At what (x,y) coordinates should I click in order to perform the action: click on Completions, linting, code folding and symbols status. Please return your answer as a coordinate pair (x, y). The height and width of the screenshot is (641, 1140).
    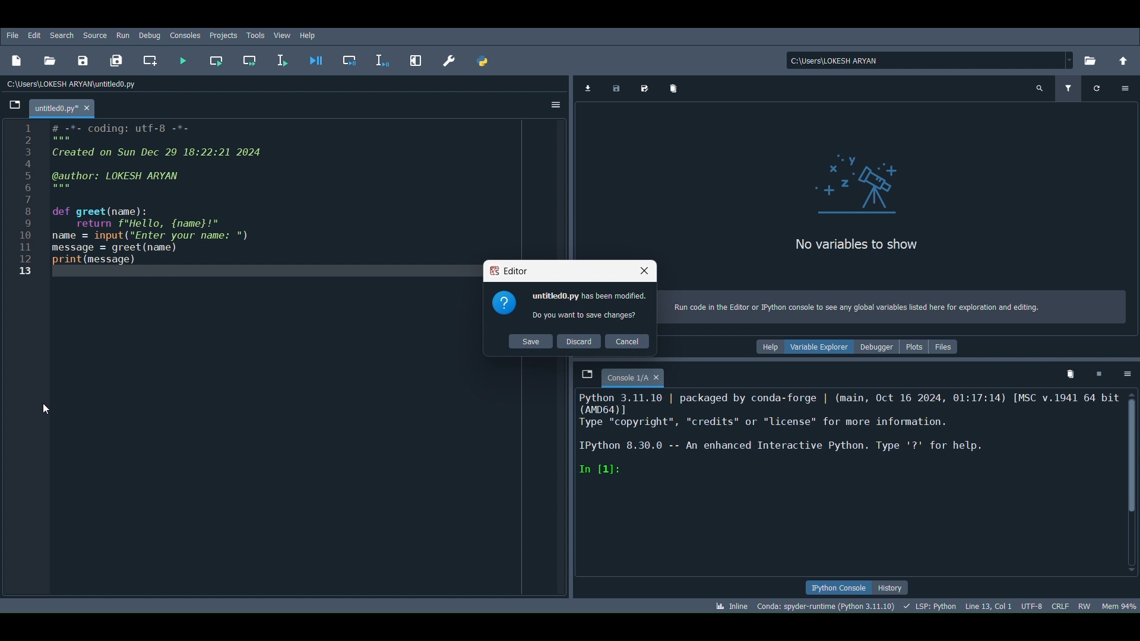
    Looking at the image, I should click on (929, 607).